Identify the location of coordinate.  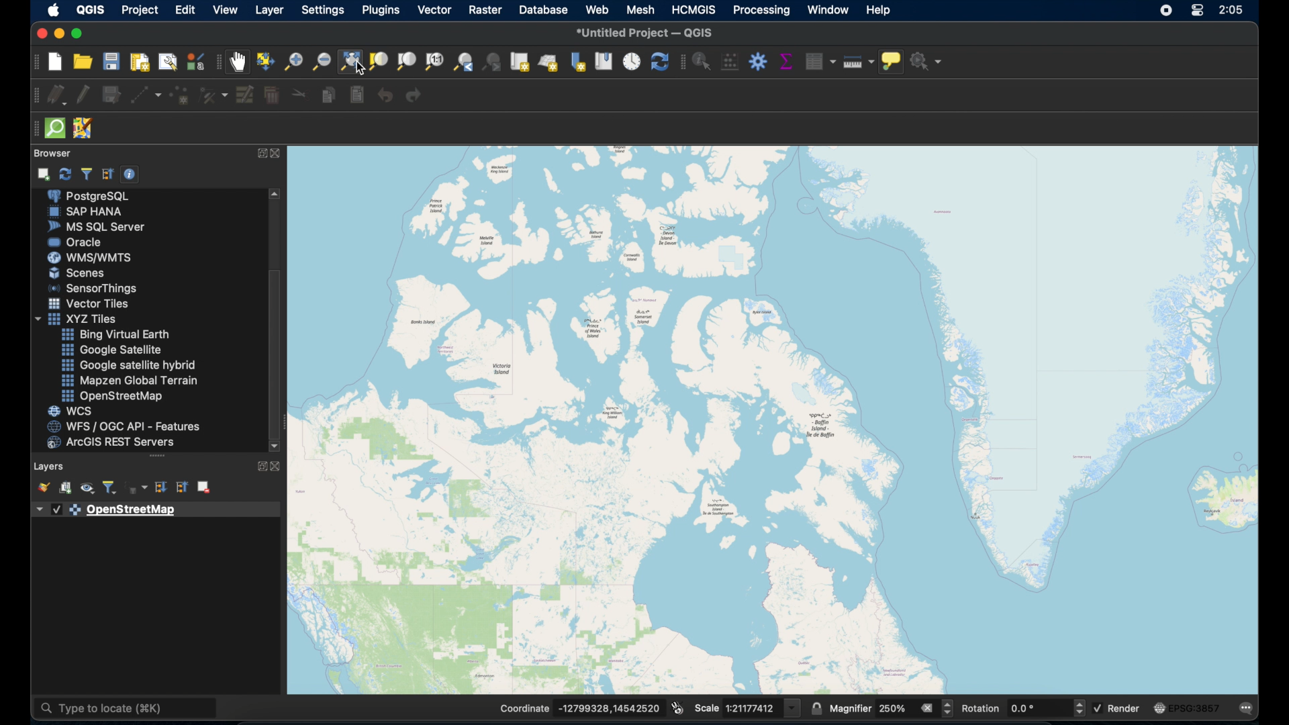
(525, 708).